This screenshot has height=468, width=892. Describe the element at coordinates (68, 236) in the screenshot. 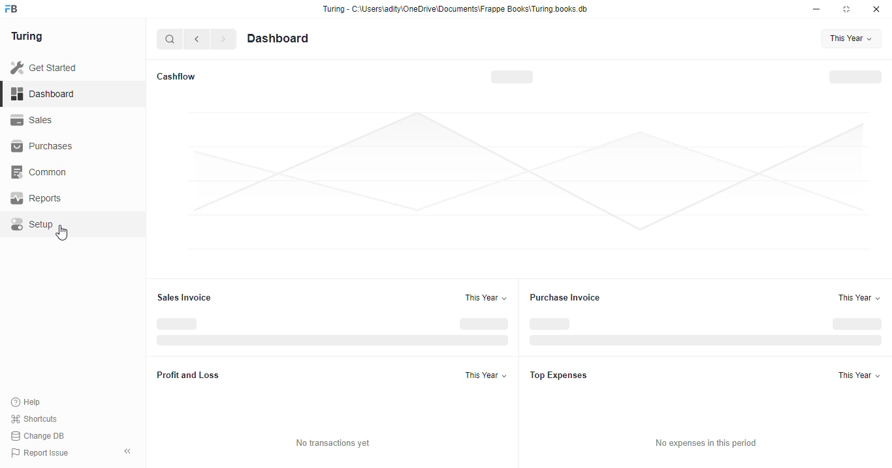

I see `cursor` at that location.